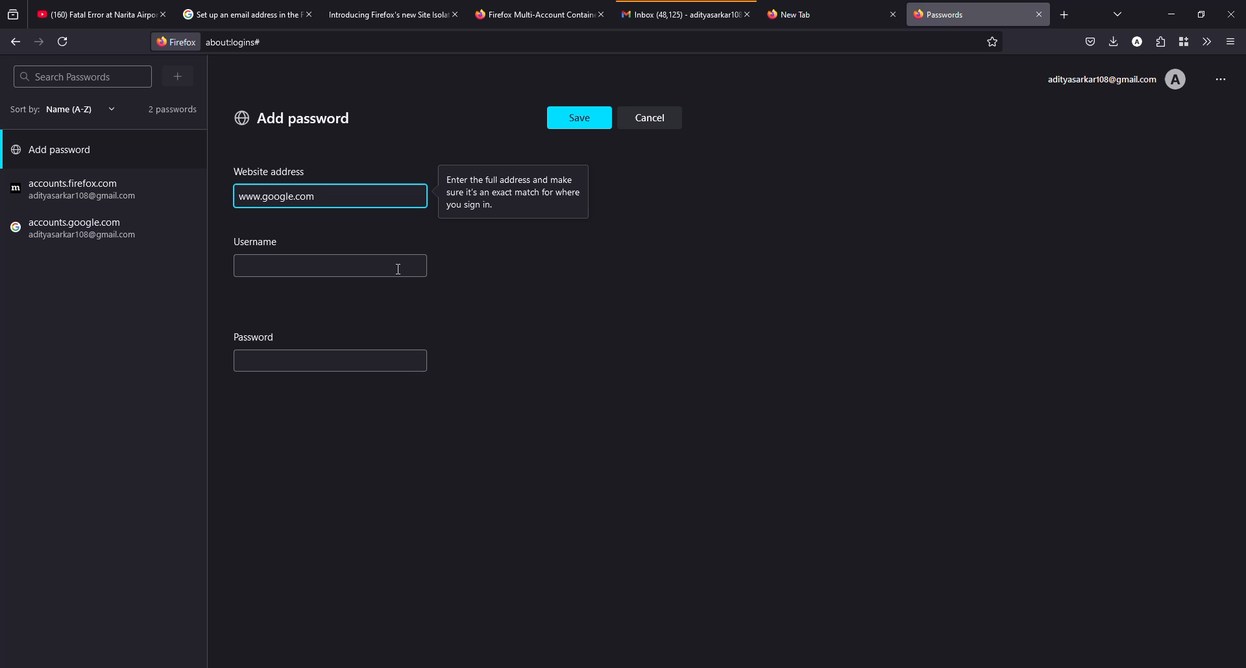 This screenshot has width=1246, height=668. I want to click on downloads, so click(1114, 41).